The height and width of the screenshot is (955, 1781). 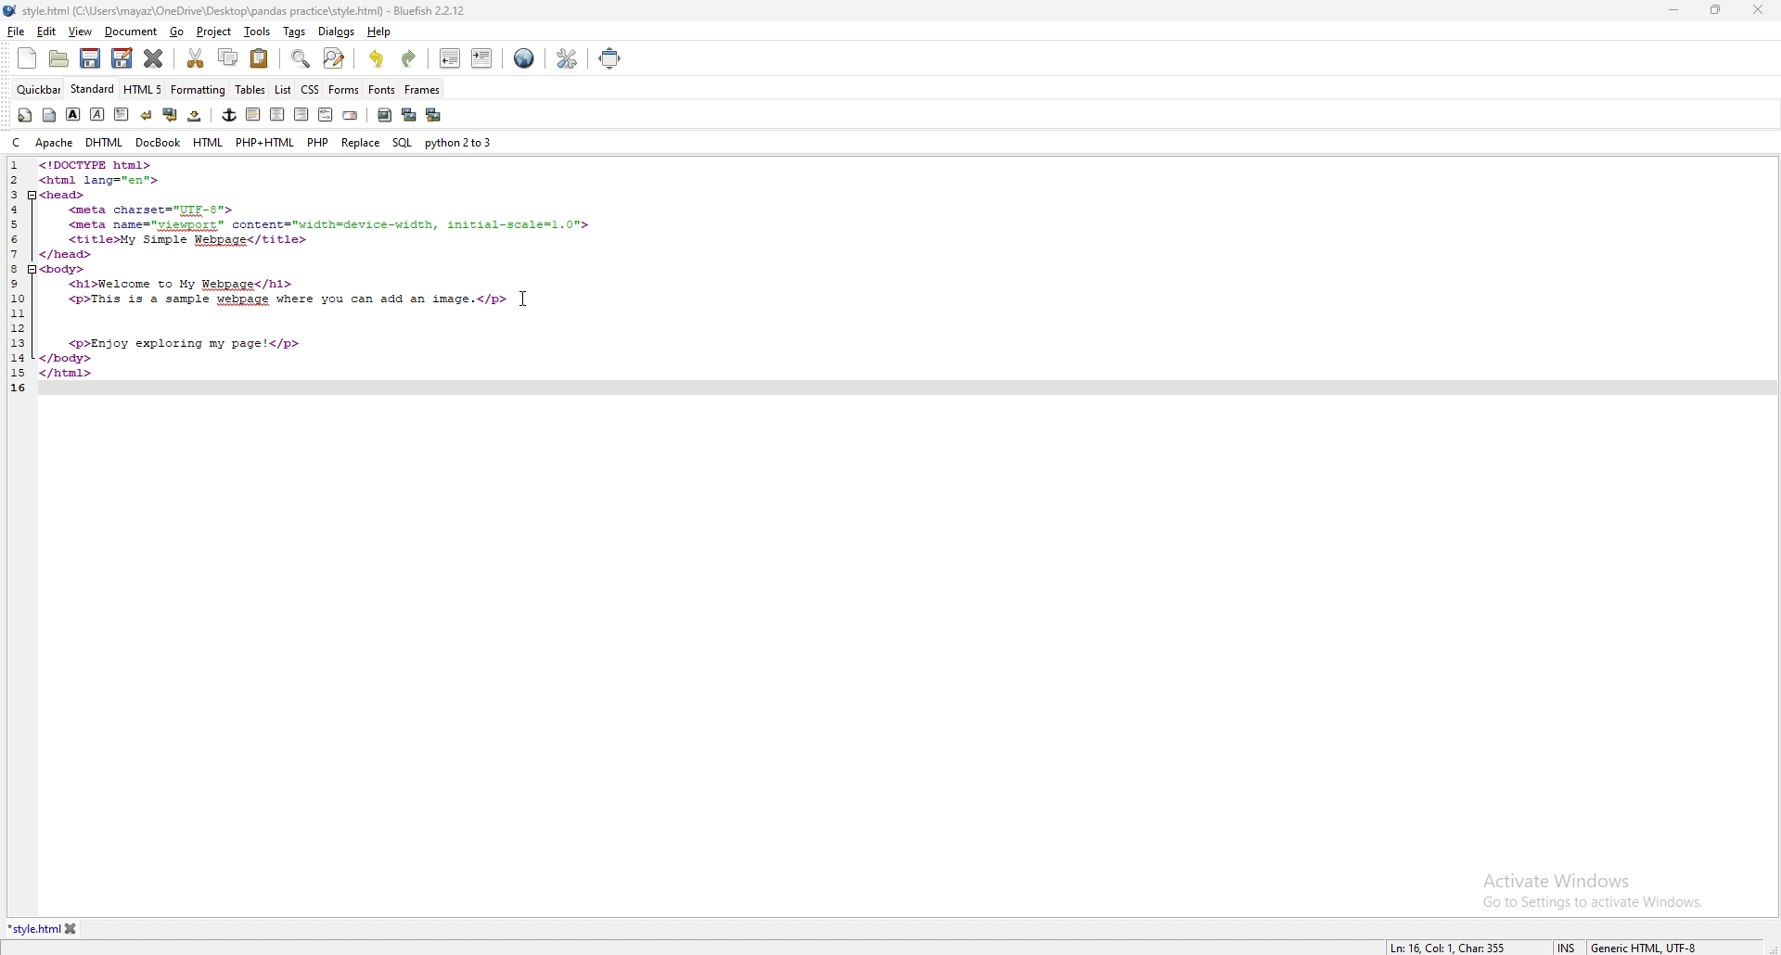 What do you see at coordinates (186, 344) in the screenshot?
I see `<p>Enjoy exploring my page!</p>` at bounding box center [186, 344].